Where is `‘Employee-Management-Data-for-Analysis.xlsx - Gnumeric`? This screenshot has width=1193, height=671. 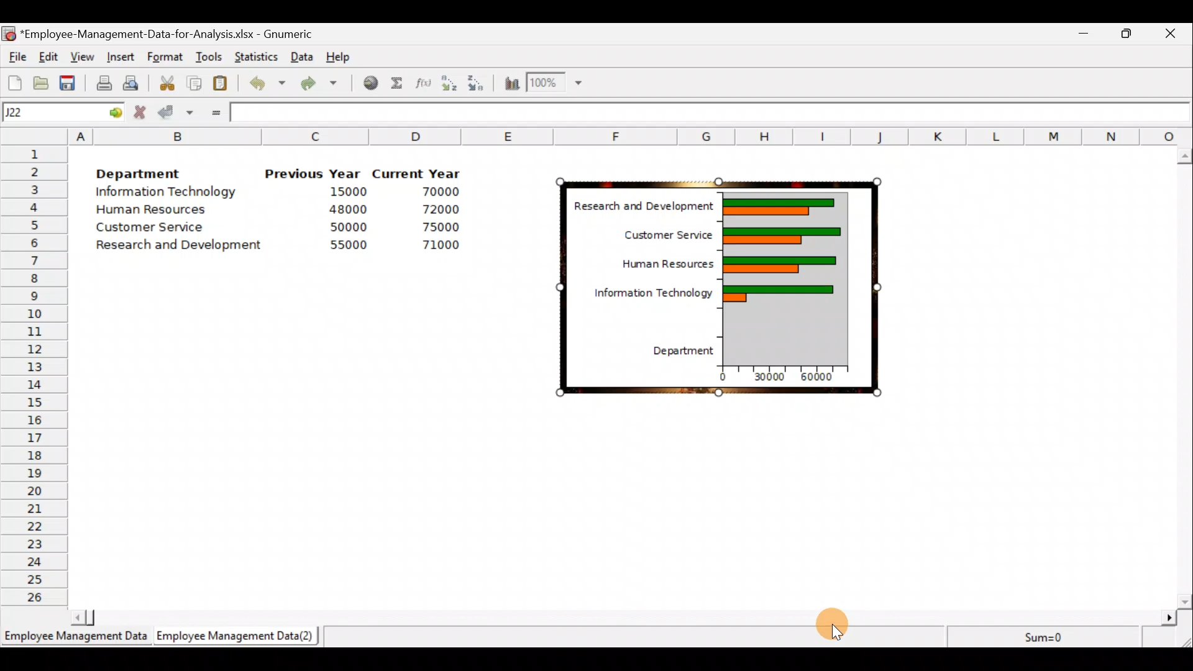
‘Employee-Management-Data-for-Analysis.xlsx - Gnumeric is located at coordinates (180, 34).